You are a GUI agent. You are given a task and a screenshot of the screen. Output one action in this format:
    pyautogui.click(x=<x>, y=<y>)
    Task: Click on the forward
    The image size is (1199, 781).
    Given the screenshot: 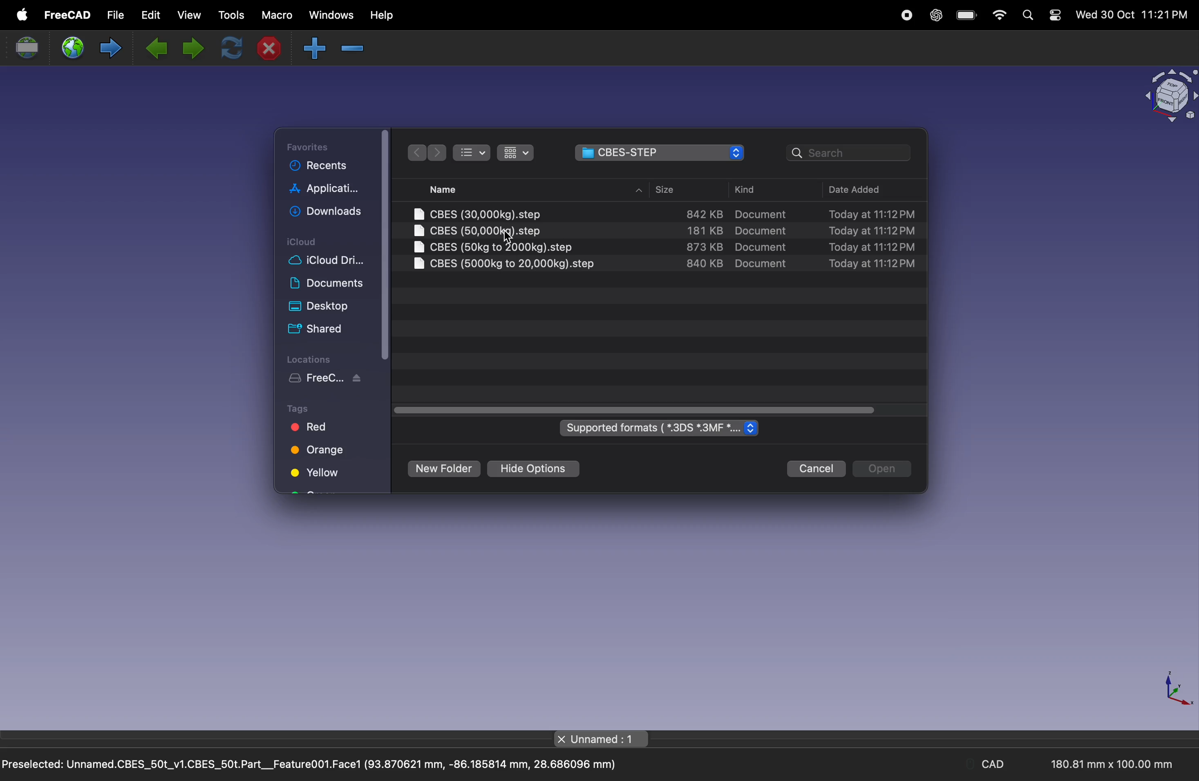 What is the action you would take?
    pyautogui.click(x=438, y=153)
    